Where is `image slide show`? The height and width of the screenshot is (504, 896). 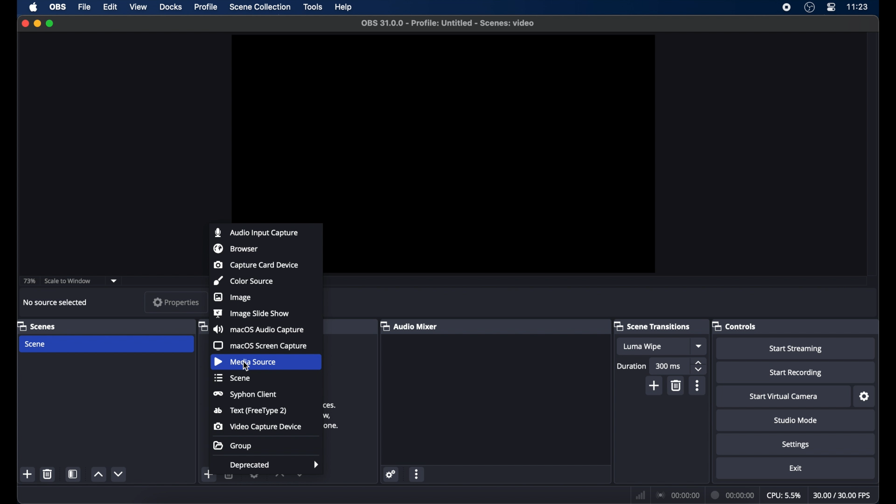
image slide show is located at coordinates (251, 313).